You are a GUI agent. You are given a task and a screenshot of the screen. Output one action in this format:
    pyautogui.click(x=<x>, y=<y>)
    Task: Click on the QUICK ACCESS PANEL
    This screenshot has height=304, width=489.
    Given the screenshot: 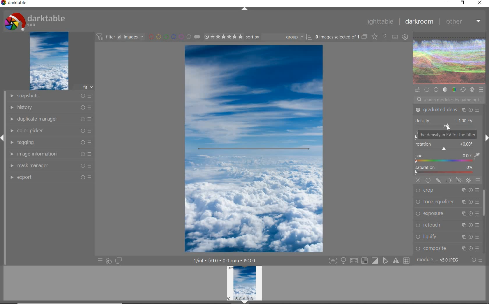 What is the action you would take?
    pyautogui.click(x=417, y=89)
    